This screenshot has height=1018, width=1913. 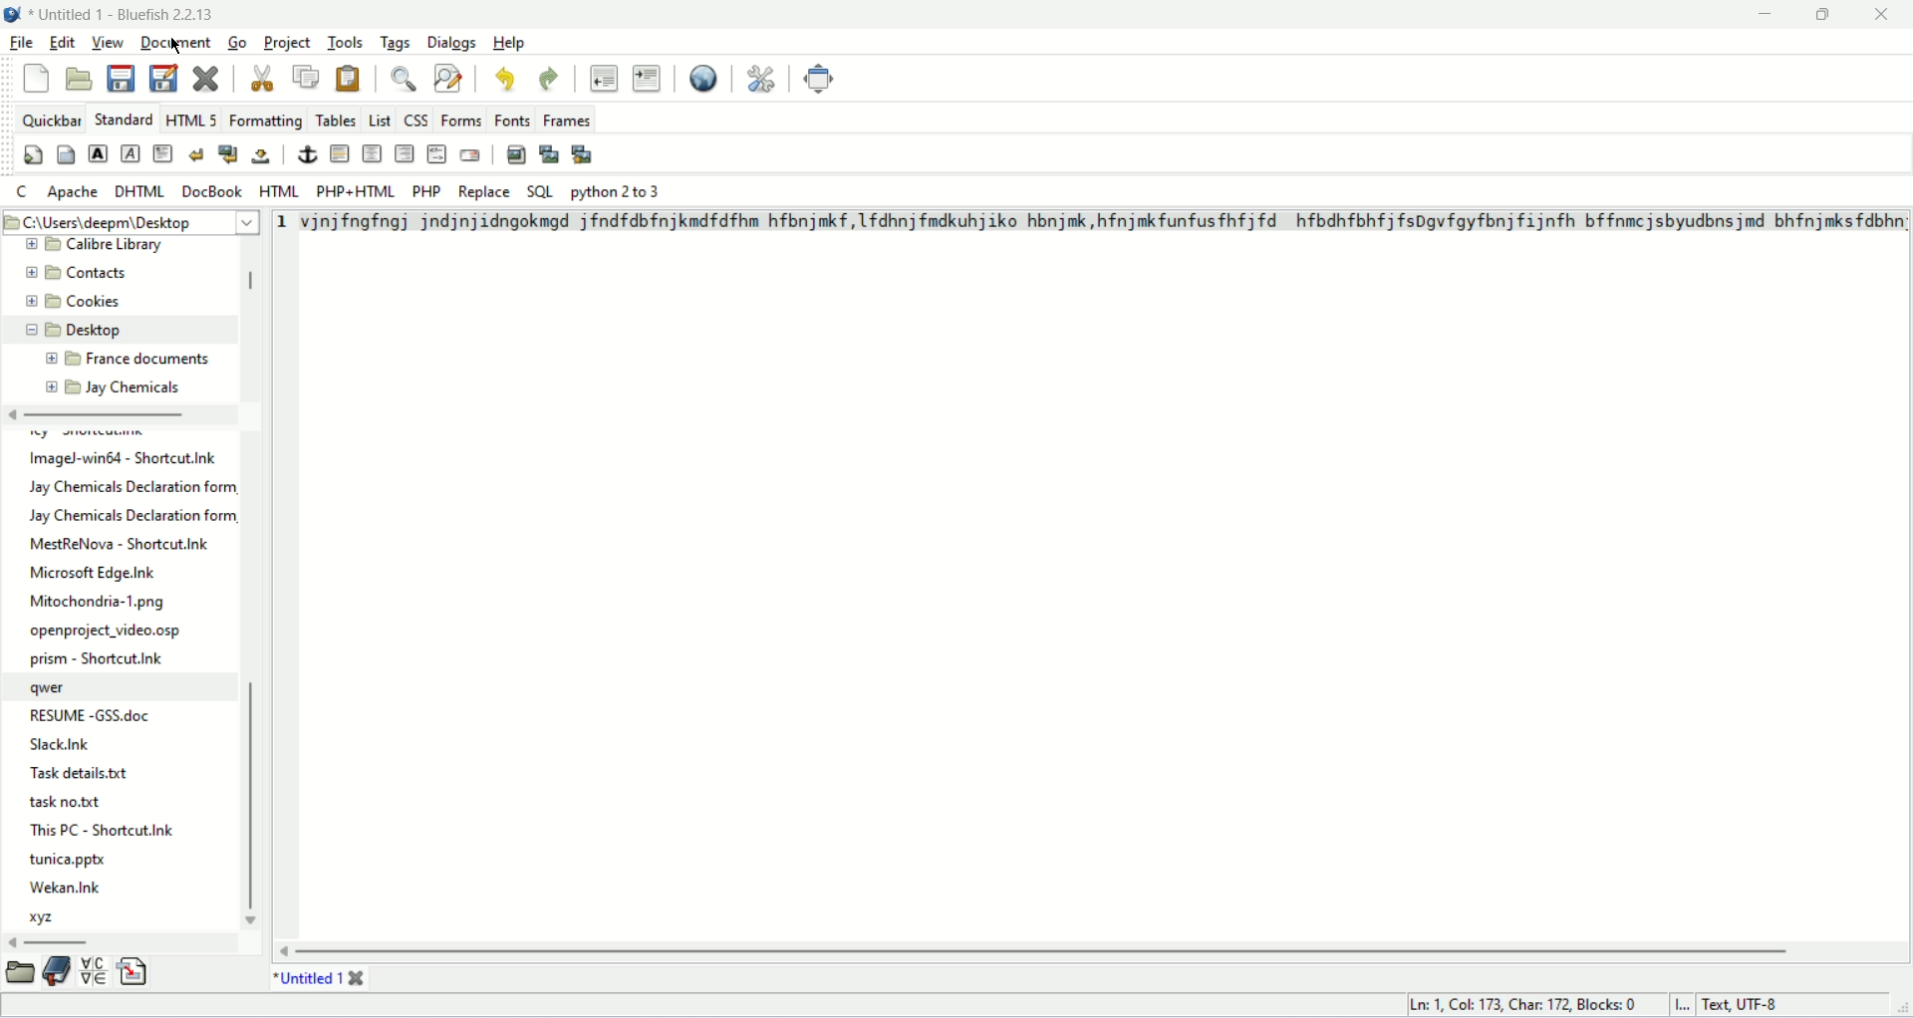 What do you see at coordinates (52, 688) in the screenshot?
I see `qwer` at bounding box center [52, 688].